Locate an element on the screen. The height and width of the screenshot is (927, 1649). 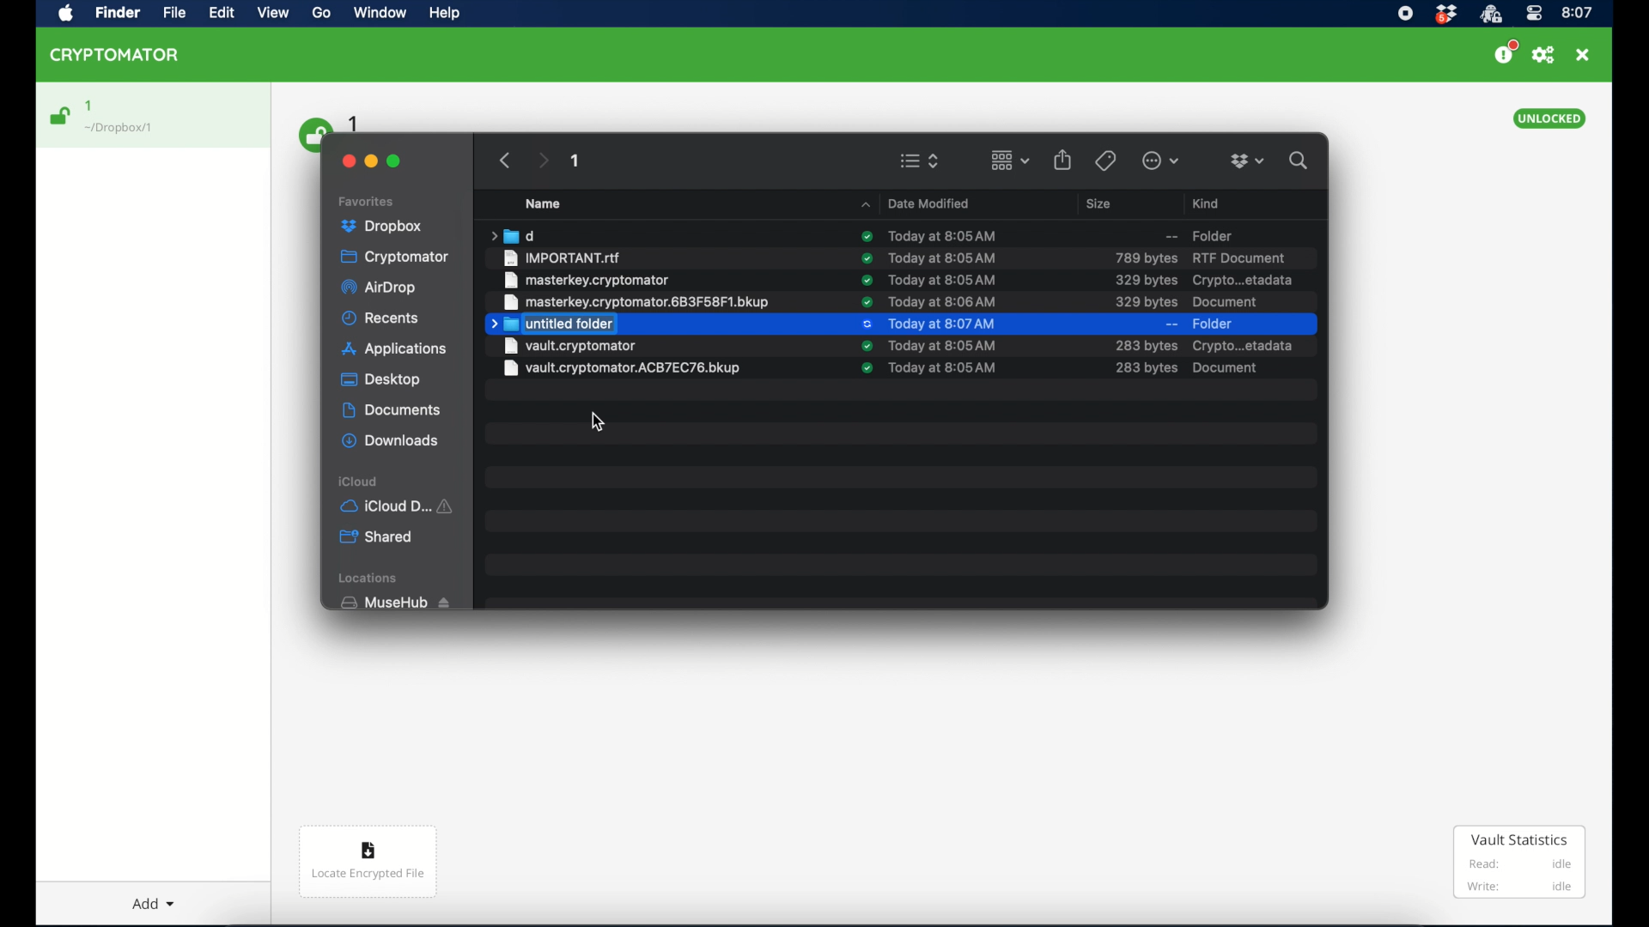
Window is located at coordinates (385, 15).